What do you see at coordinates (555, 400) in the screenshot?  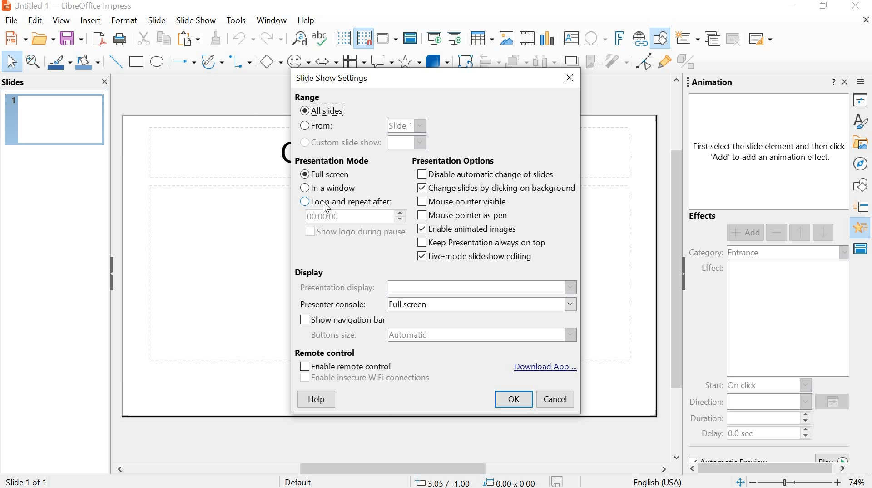 I see `cancel` at bounding box center [555, 400].